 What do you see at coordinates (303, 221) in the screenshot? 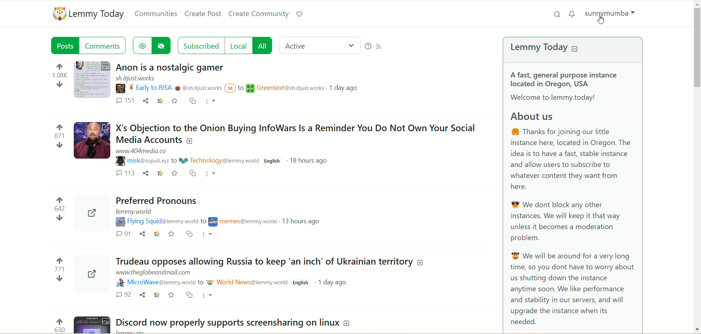
I see `13 hours ago` at bounding box center [303, 221].